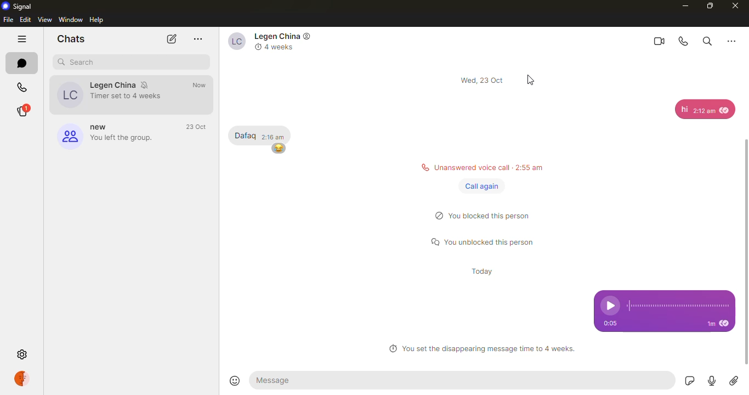 This screenshot has width=749, height=395. Describe the element at coordinates (108, 134) in the screenshot. I see `group` at that location.